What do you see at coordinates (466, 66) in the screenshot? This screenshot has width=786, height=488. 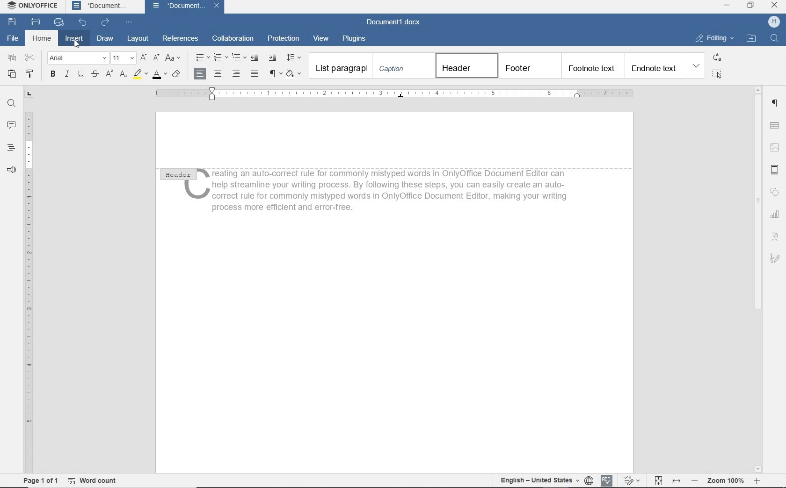 I see `HEADING 1` at bounding box center [466, 66].